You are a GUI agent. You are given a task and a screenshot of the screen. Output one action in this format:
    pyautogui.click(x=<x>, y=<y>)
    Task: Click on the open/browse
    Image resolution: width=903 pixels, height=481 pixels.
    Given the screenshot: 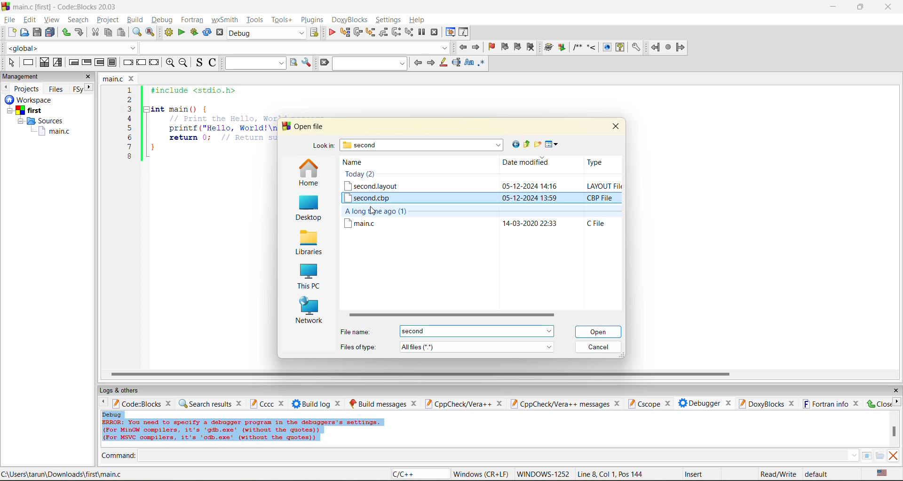 What is the action you would take?
    pyautogui.click(x=880, y=456)
    